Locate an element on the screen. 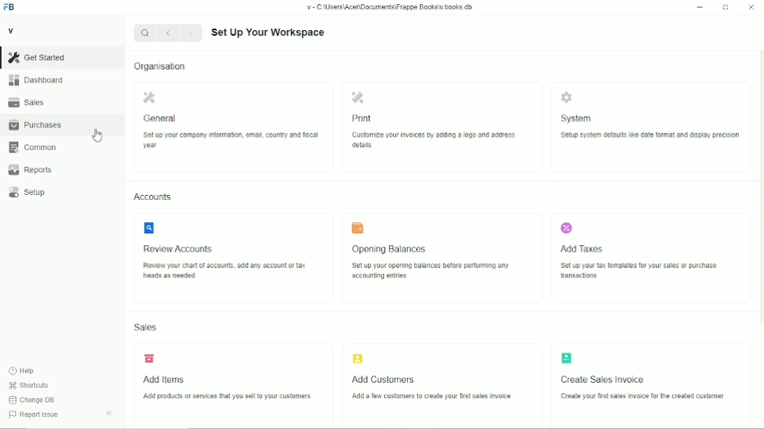 The height and width of the screenshot is (429, 764). toggle sidebar is located at coordinates (110, 413).